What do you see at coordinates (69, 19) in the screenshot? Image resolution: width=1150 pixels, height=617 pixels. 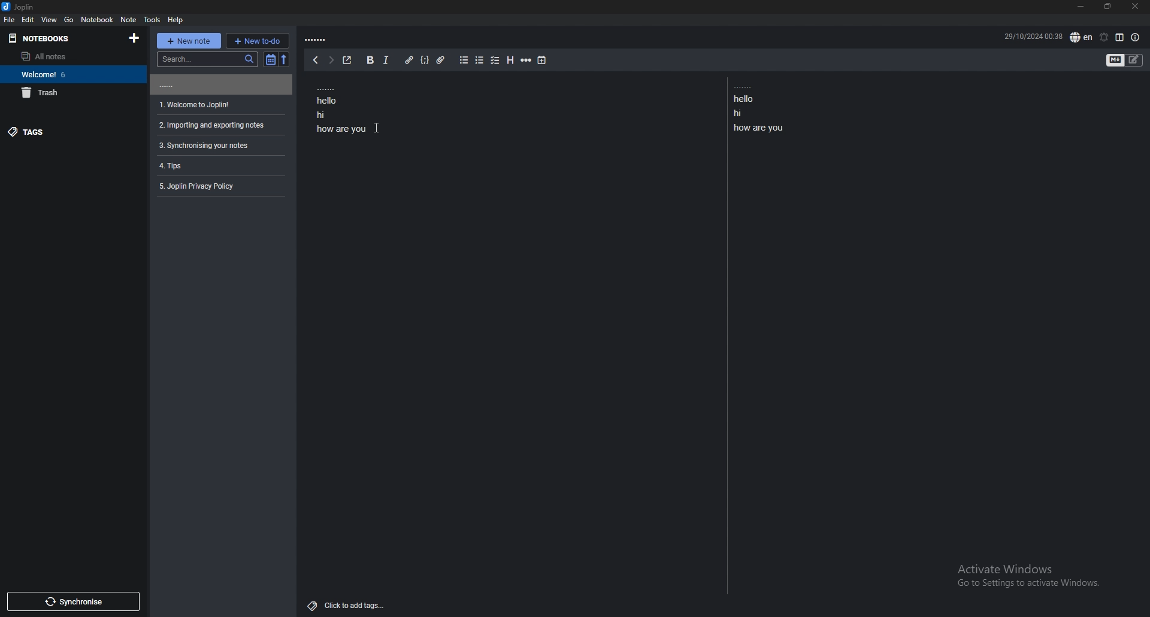 I see `go` at bounding box center [69, 19].